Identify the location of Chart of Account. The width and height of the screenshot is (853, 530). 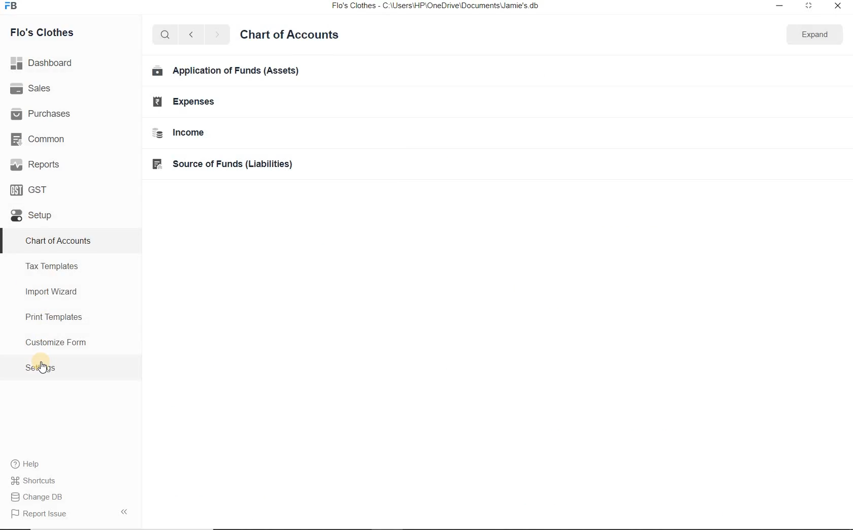
(289, 35).